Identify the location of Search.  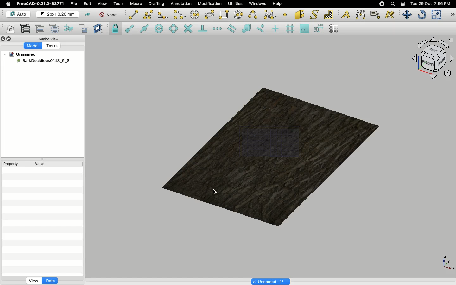
(392, 4).